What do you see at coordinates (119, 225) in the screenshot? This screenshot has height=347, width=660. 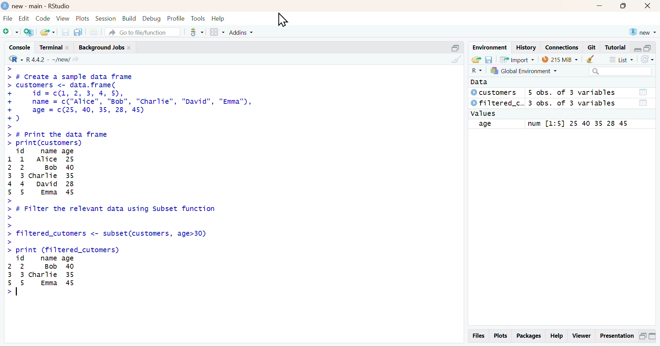 I see `~

> # Filter the relevant data using Subset function
>

>

> filtered_cutomers <- subset(customers, age>30)
>

> print (filtered_cutomers)|` at bounding box center [119, 225].